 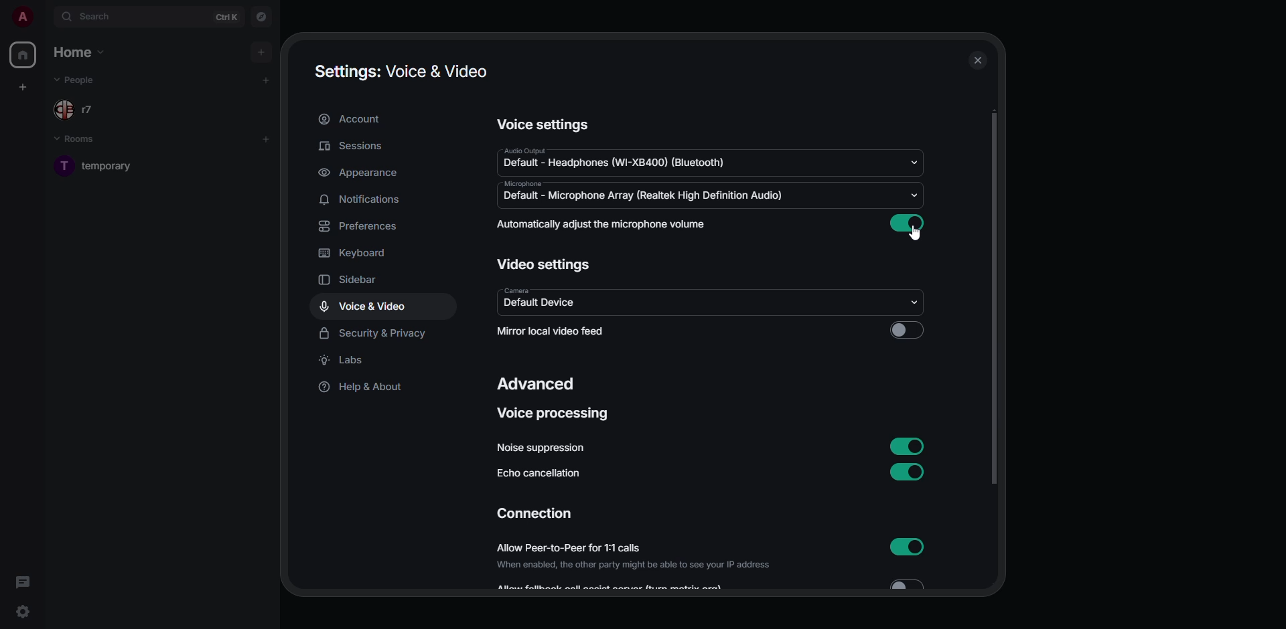 What do you see at coordinates (364, 306) in the screenshot?
I see `voice & video` at bounding box center [364, 306].